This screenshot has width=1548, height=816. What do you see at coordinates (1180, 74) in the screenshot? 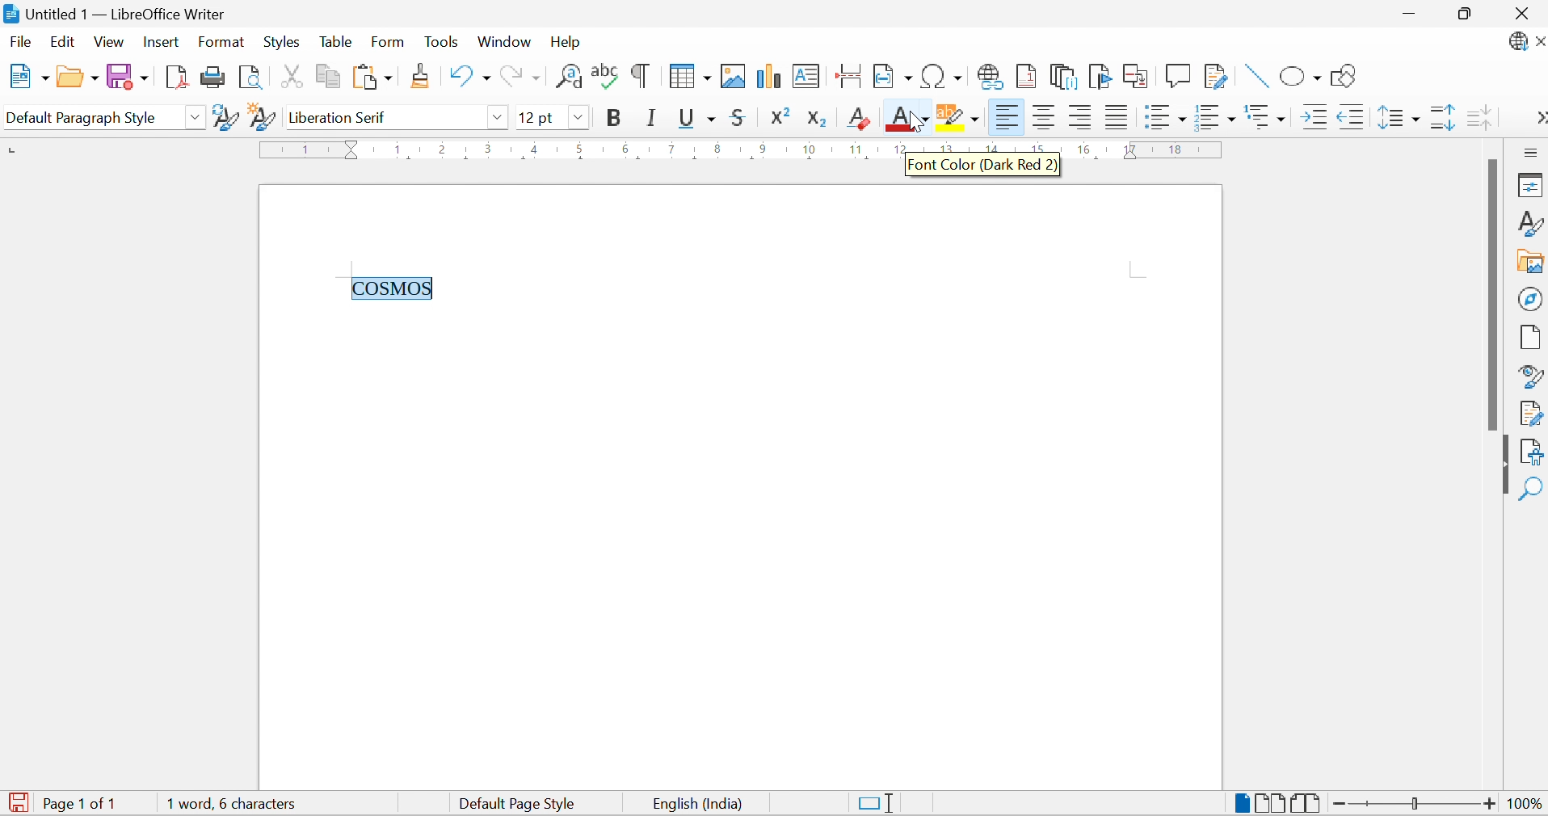
I see `Insert Comment` at bounding box center [1180, 74].